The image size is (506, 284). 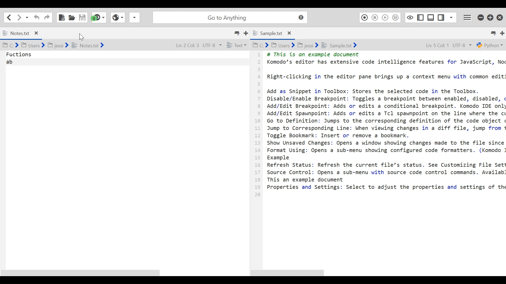 I want to click on Sample.txt  , so click(x=277, y=33).